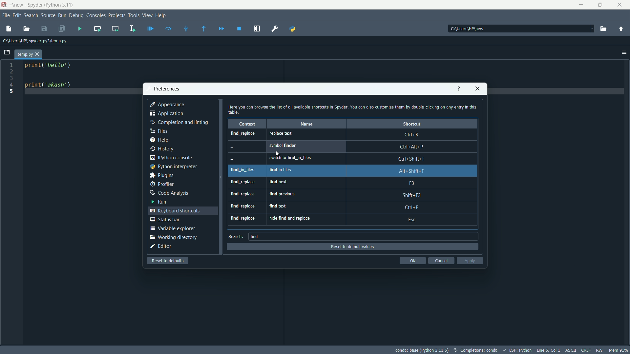 This screenshot has height=354, width=630. What do you see at coordinates (353, 110) in the screenshot?
I see `Here you can browse the list of all available shortcuts in Spyder. You can also customize them by double-clicking on any entry in this table.` at bounding box center [353, 110].